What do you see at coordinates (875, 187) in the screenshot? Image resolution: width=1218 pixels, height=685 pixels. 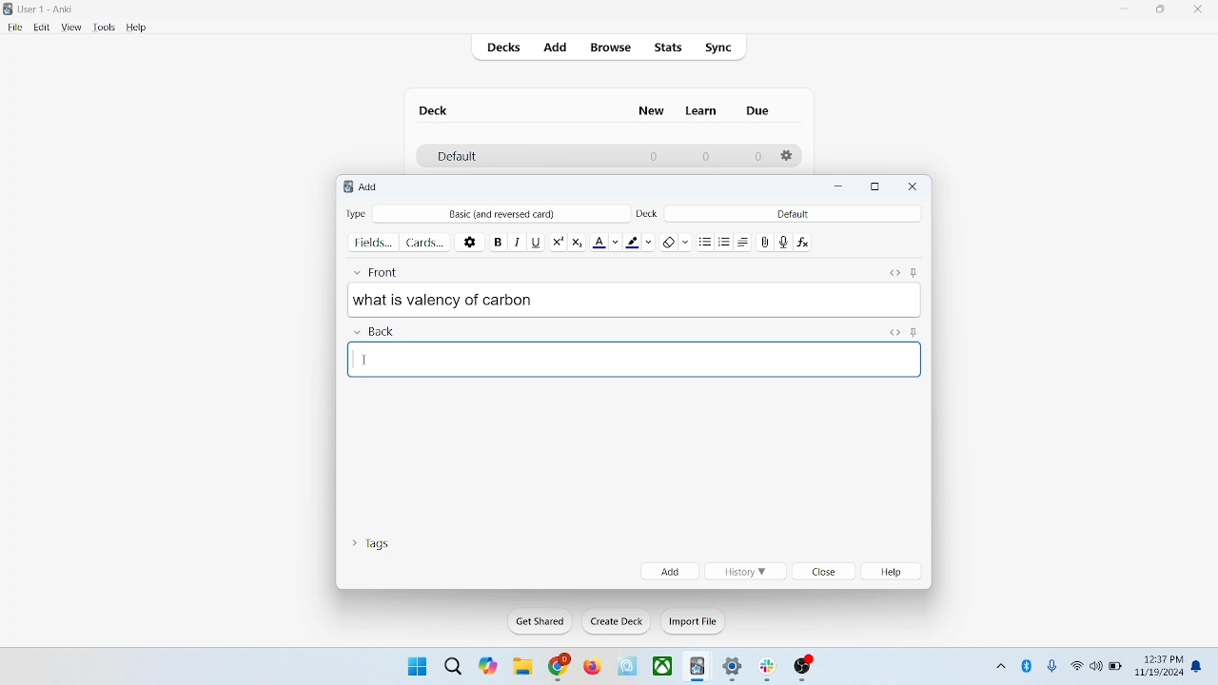 I see `maximize` at bounding box center [875, 187].